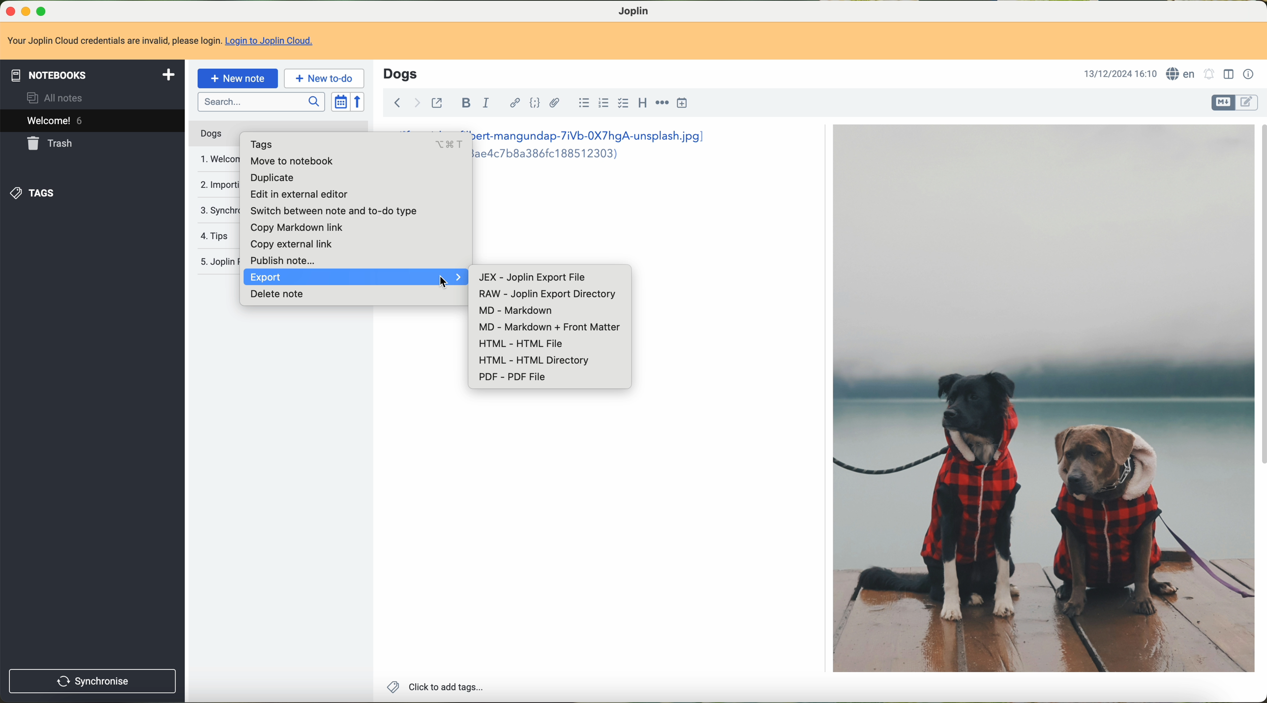 Image resolution: width=1267 pixels, height=703 pixels. What do you see at coordinates (218, 235) in the screenshot?
I see `tips note` at bounding box center [218, 235].